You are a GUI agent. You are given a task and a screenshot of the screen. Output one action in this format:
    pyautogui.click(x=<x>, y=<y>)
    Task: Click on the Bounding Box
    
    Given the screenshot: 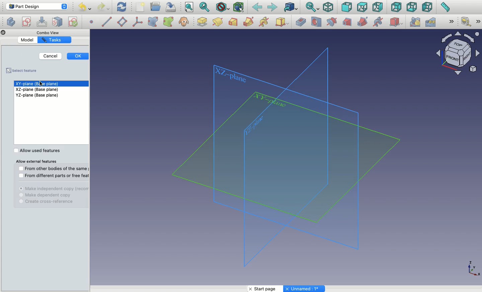 What is the action you would take?
    pyautogui.click(x=238, y=7)
    